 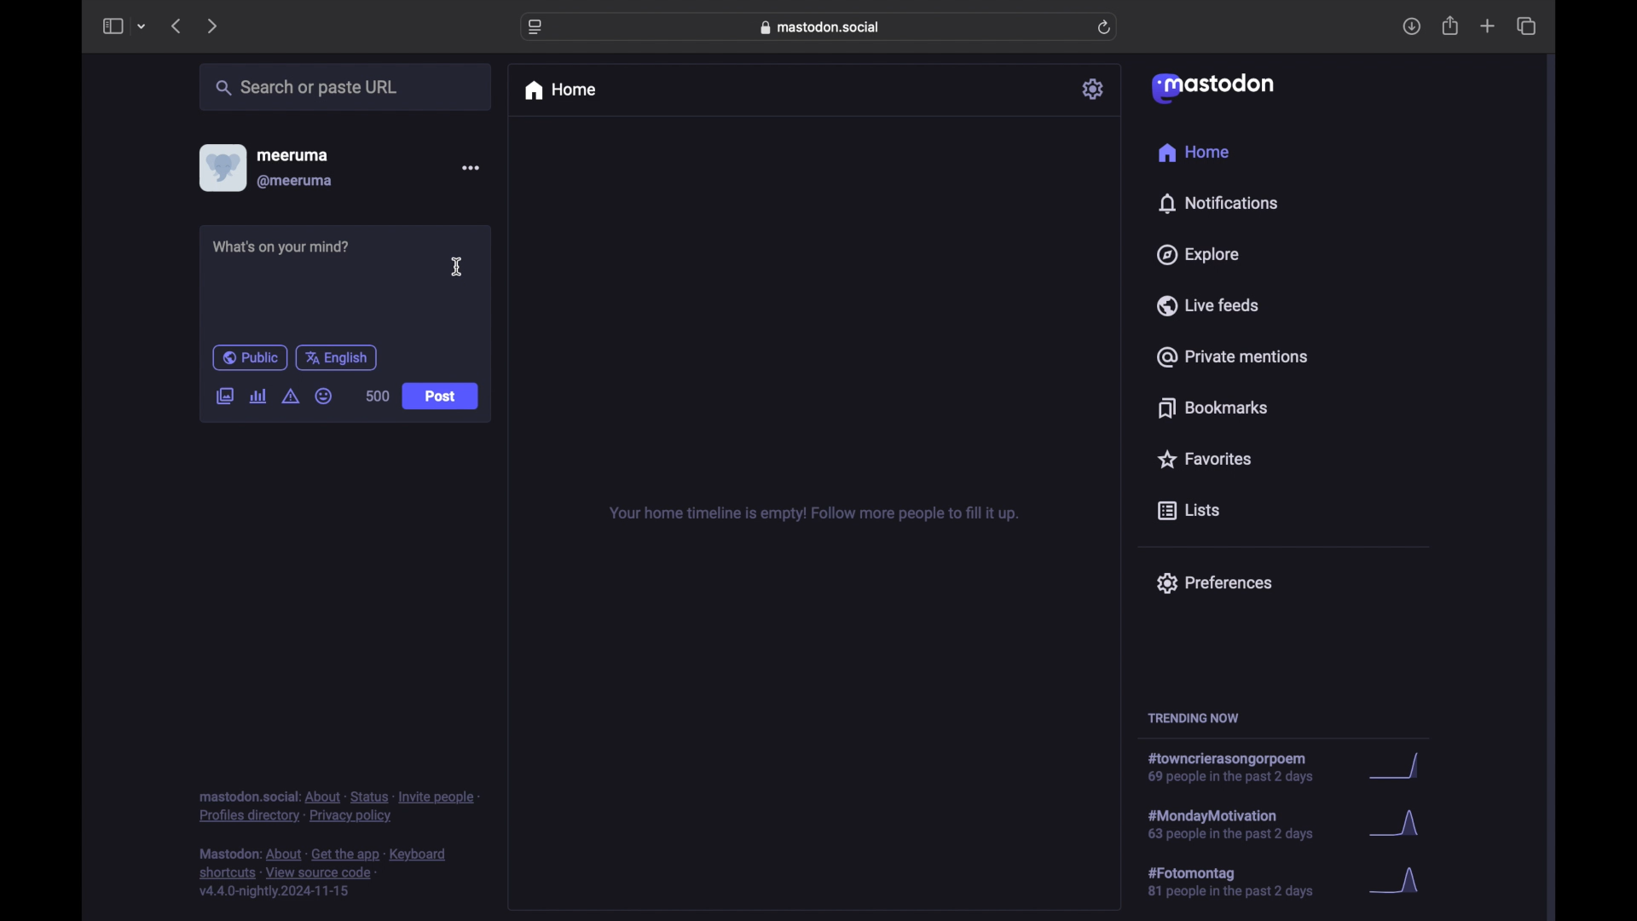 I want to click on emoji, so click(x=324, y=397).